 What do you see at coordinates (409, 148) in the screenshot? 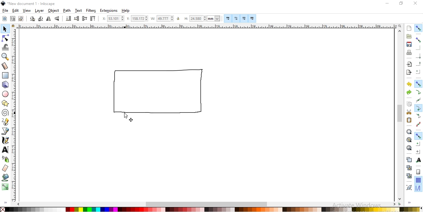
I see `zoom to fit page` at bounding box center [409, 148].